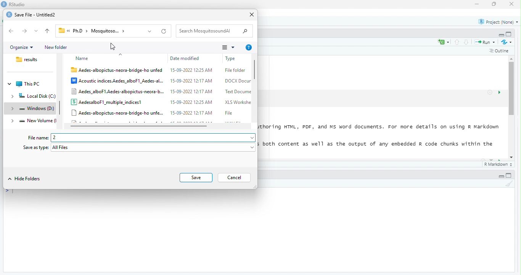  I want to click on Collapse, so click(501, 176).